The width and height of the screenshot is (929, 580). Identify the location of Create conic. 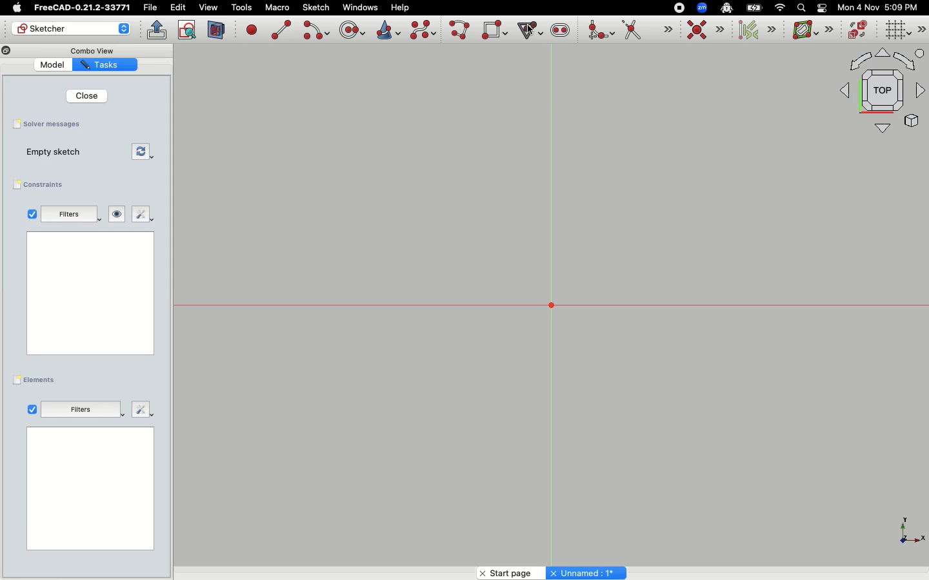
(387, 29).